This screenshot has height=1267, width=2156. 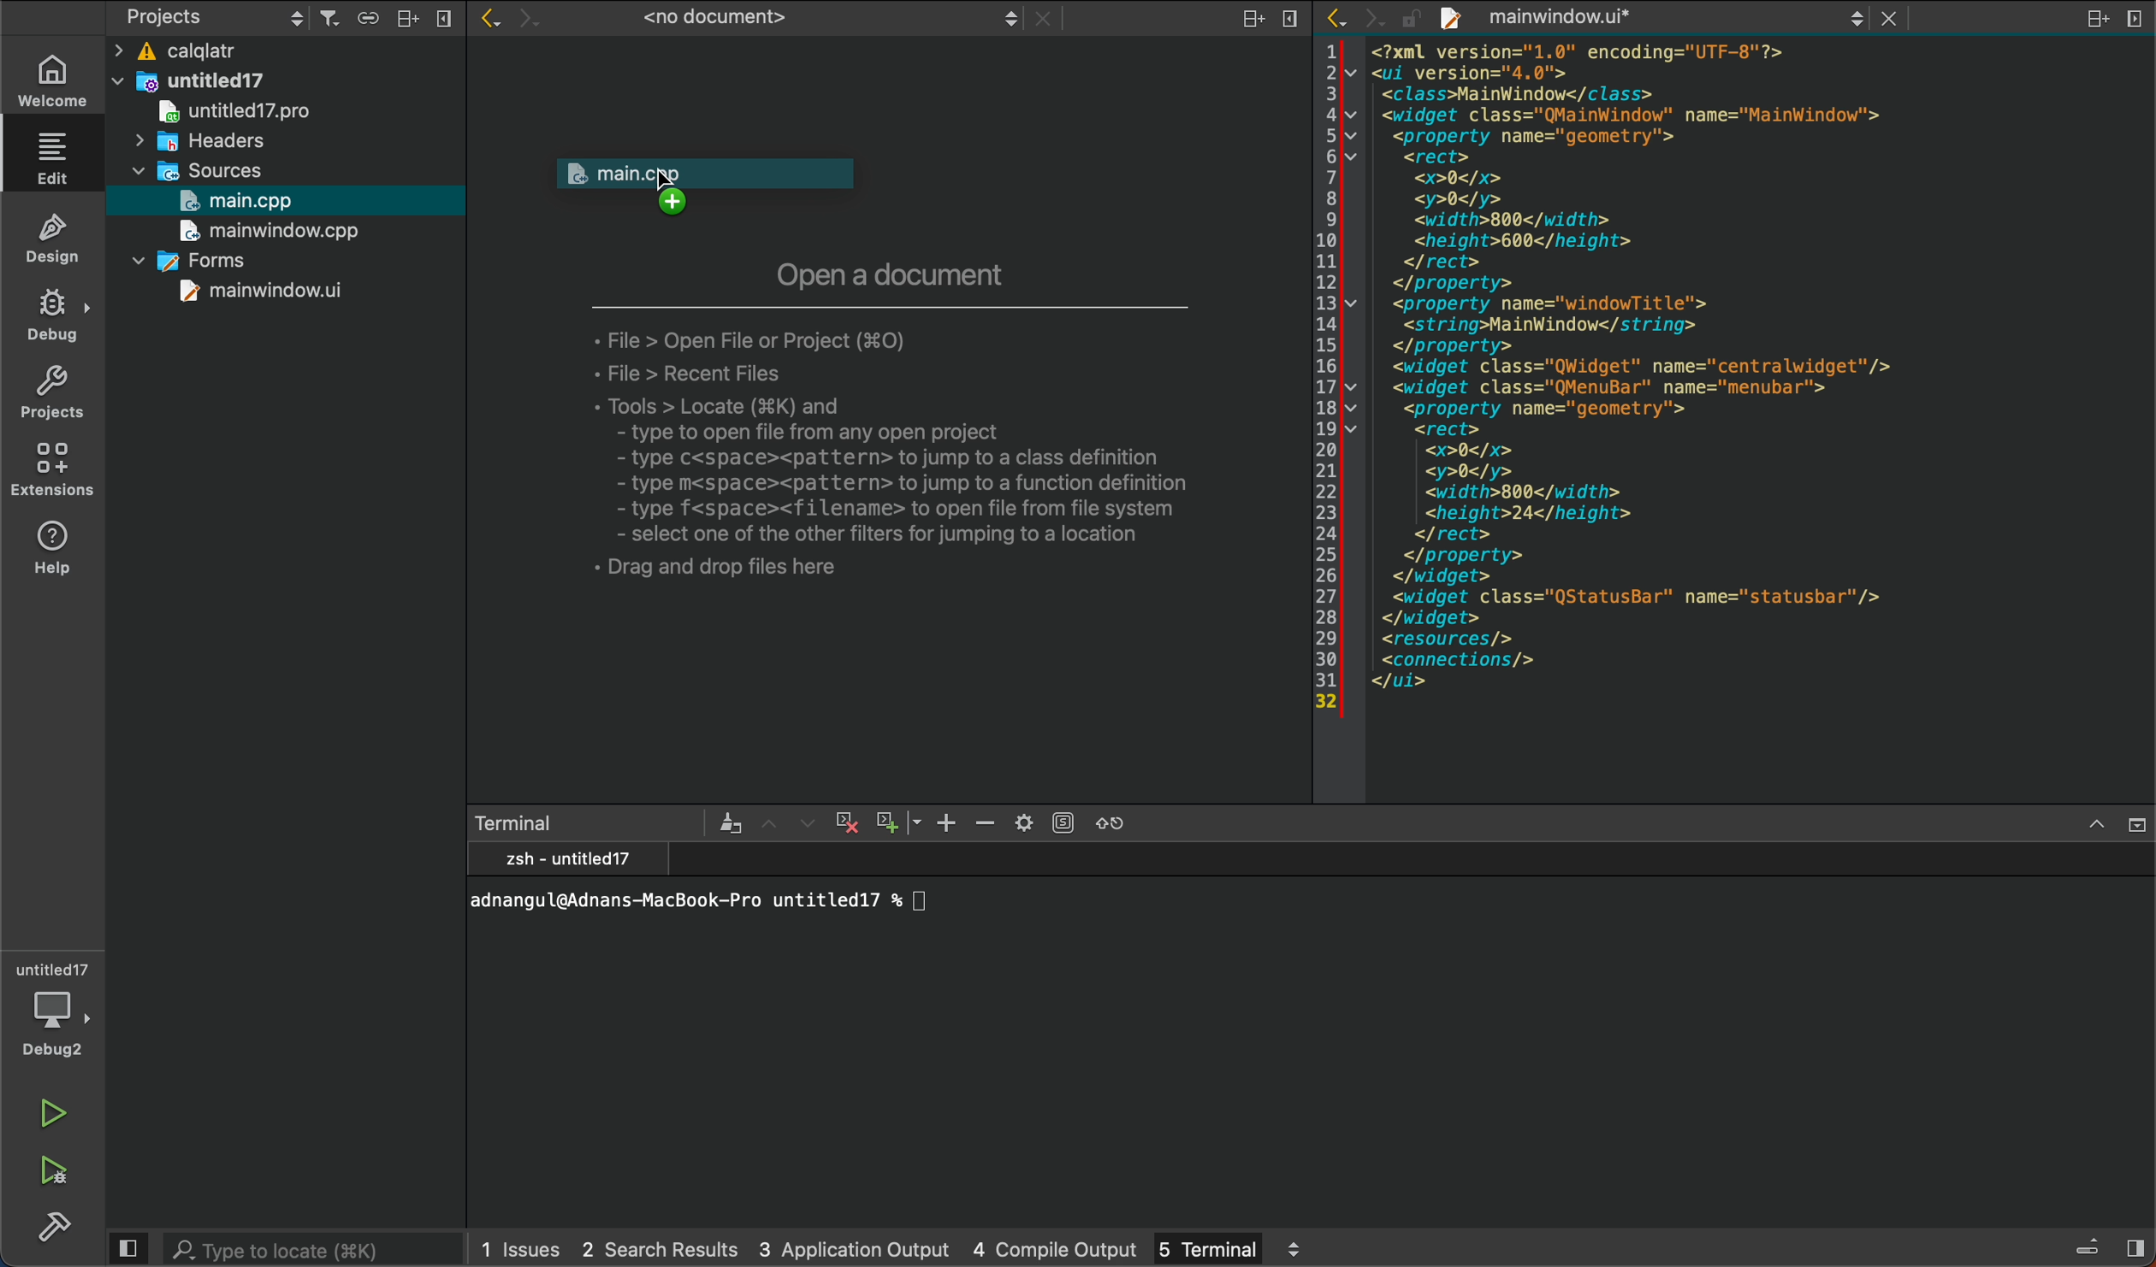 I want to click on main window, so click(x=234, y=292).